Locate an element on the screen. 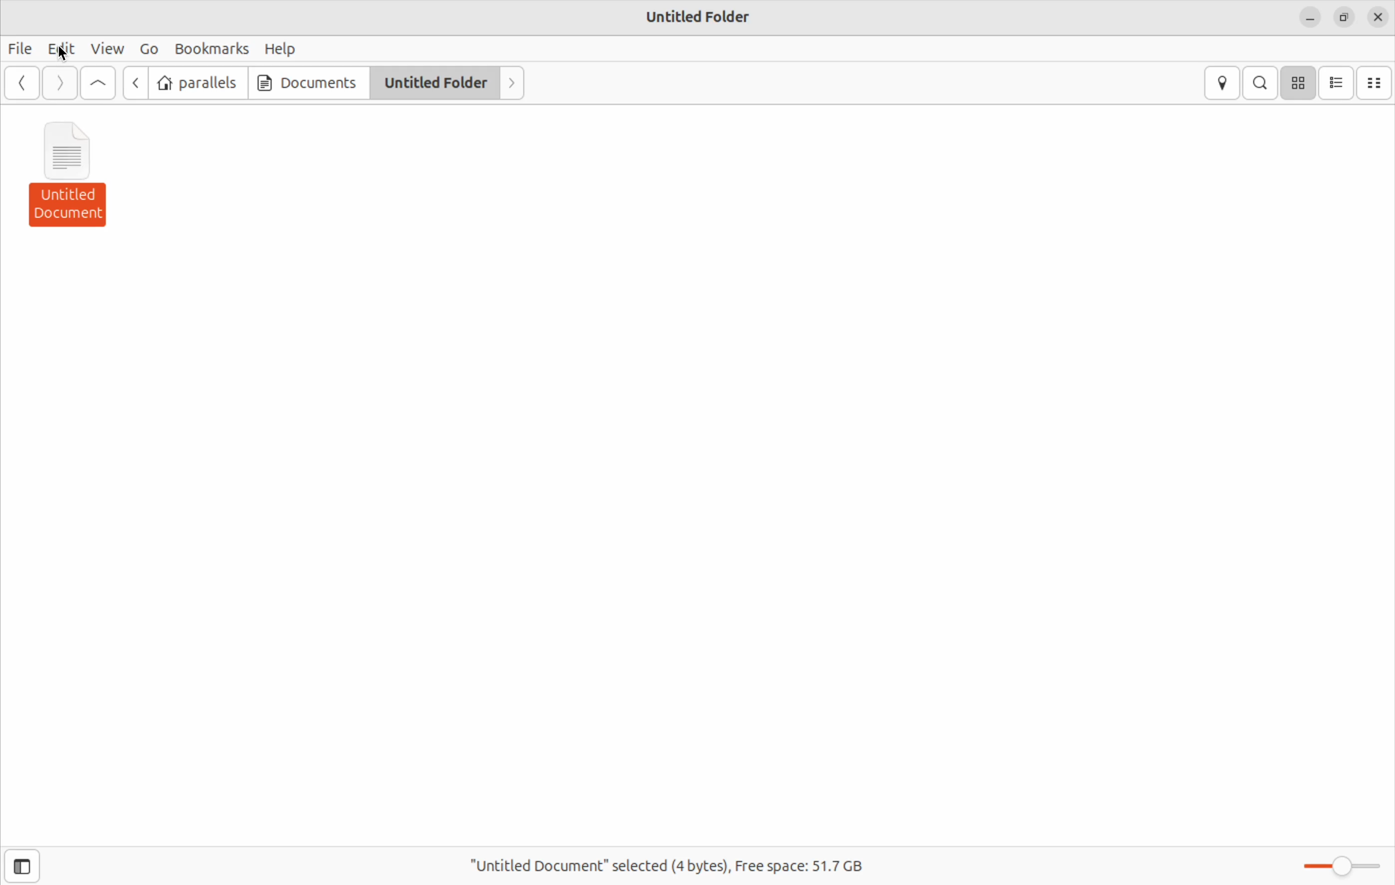 The width and height of the screenshot is (1395, 885). Edit is located at coordinates (63, 48).